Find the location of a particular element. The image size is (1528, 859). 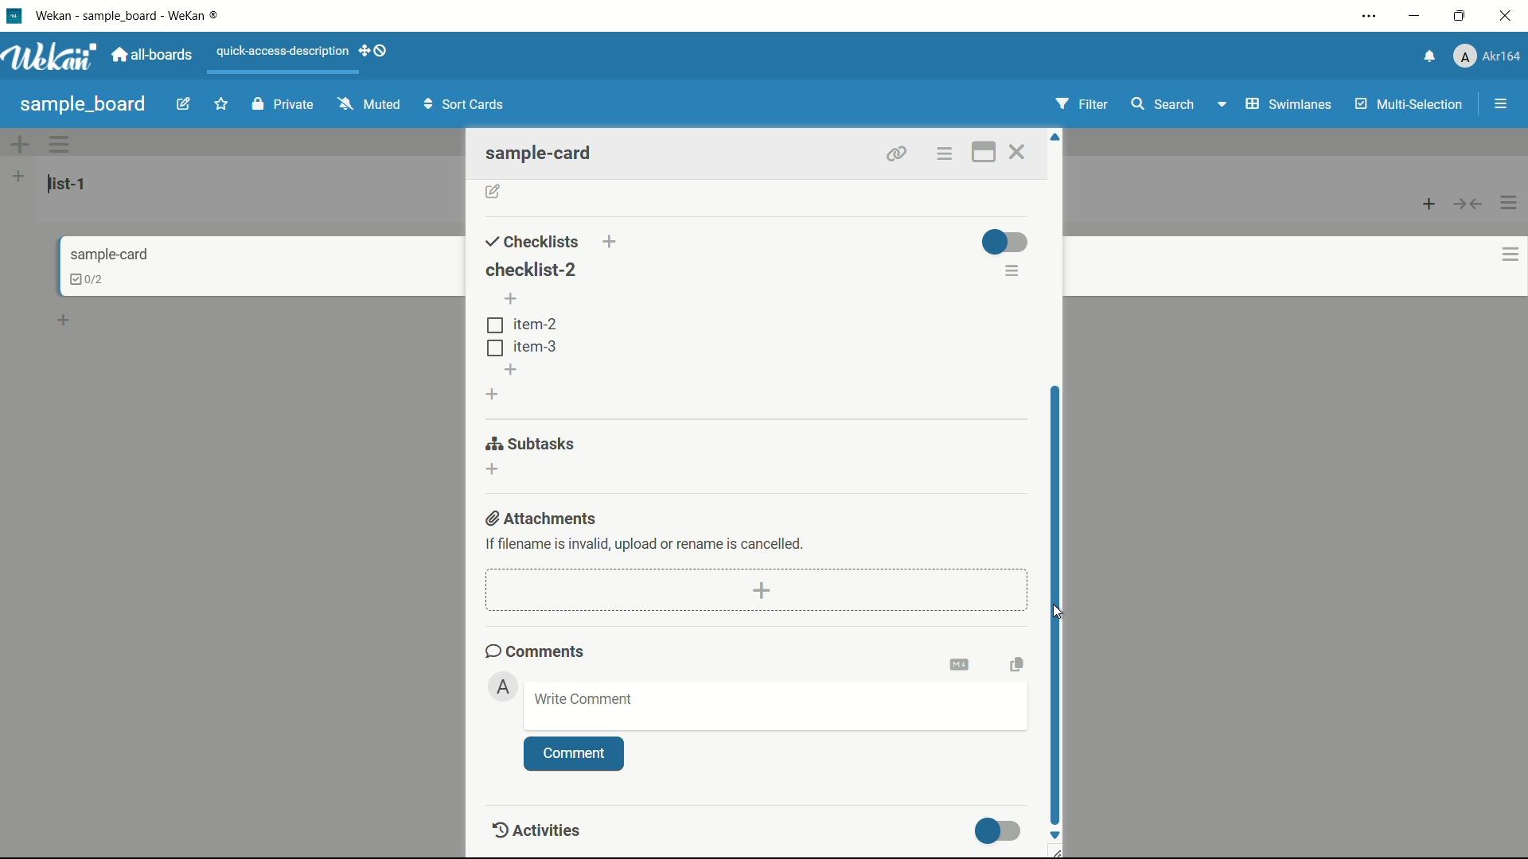

scroll bar is located at coordinates (1054, 606).